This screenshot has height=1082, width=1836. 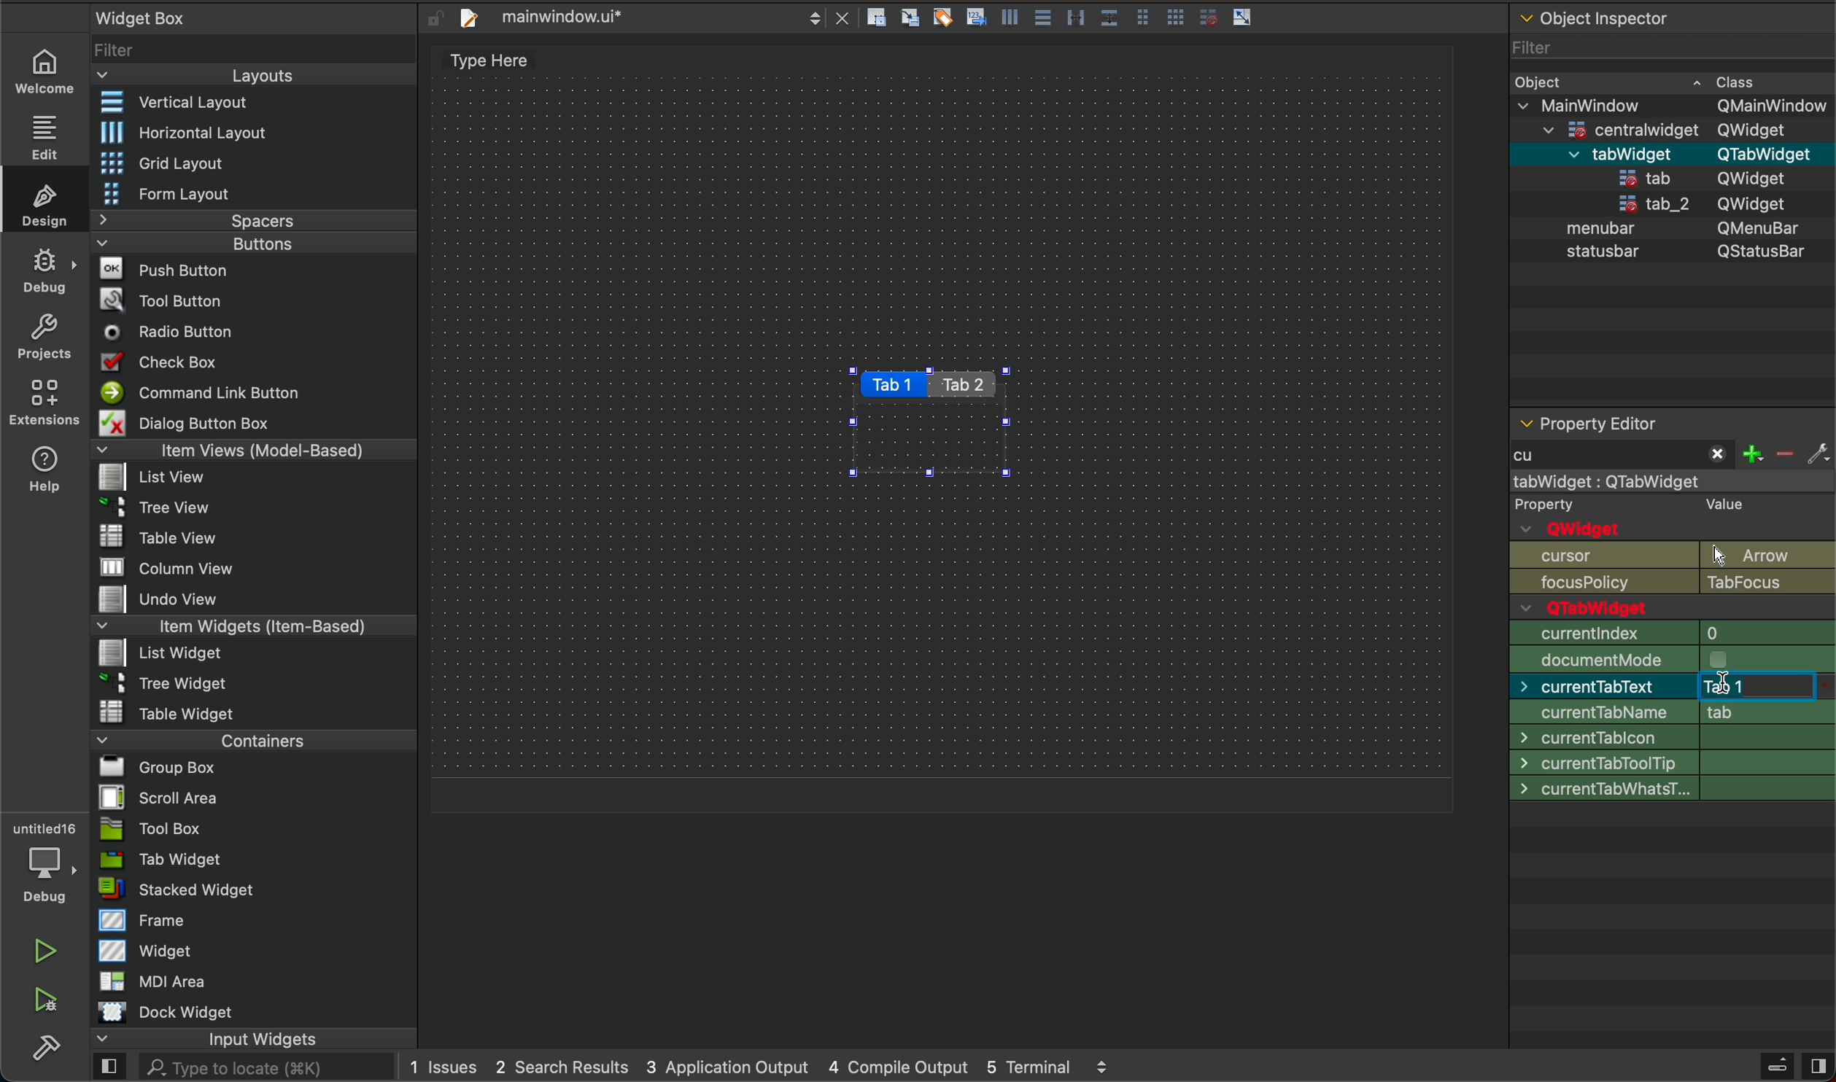 I want to click on statusbar QStatusBar, so click(x=1670, y=177).